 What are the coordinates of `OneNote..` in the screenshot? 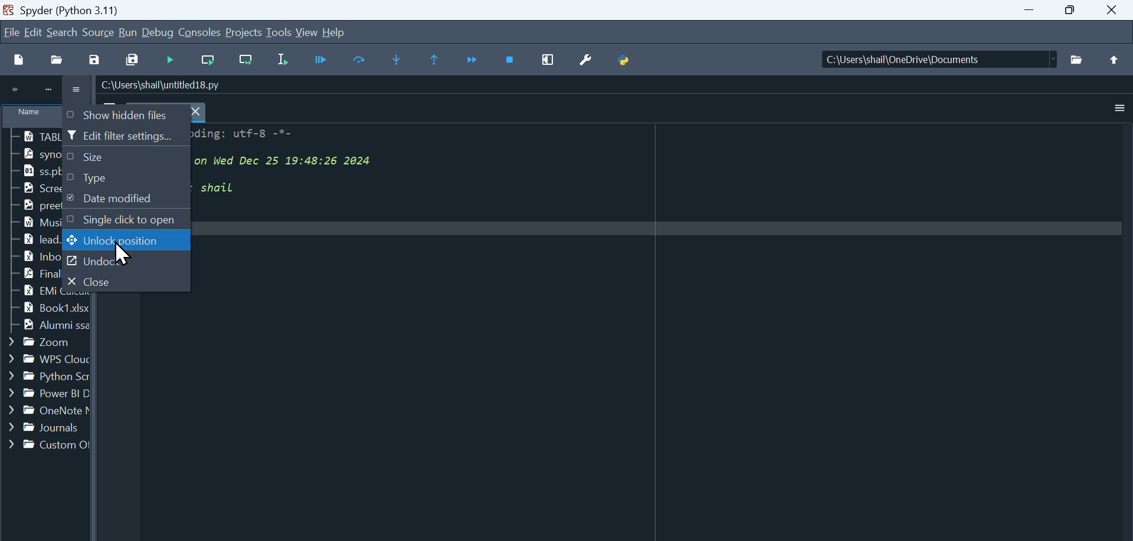 It's located at (45, 412).